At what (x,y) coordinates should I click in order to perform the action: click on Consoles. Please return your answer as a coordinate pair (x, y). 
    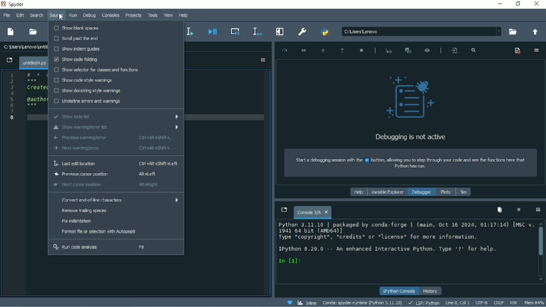
    Looking at the image, I should click on (109, 15).